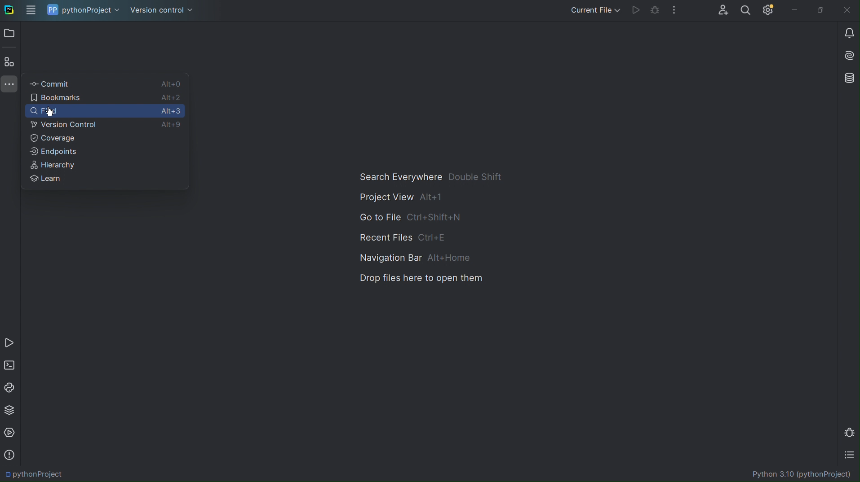 The image size is (860, 482). I want to click on Terminal, so click(10, 366).